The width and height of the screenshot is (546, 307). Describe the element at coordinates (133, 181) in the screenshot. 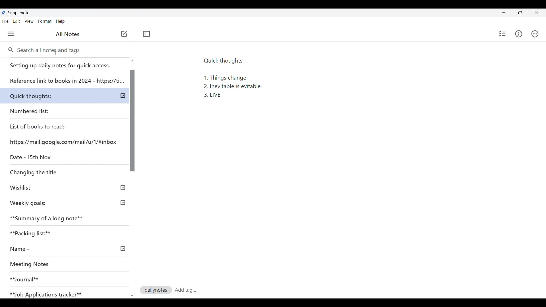

I see `Vertical slide bar` at that location.